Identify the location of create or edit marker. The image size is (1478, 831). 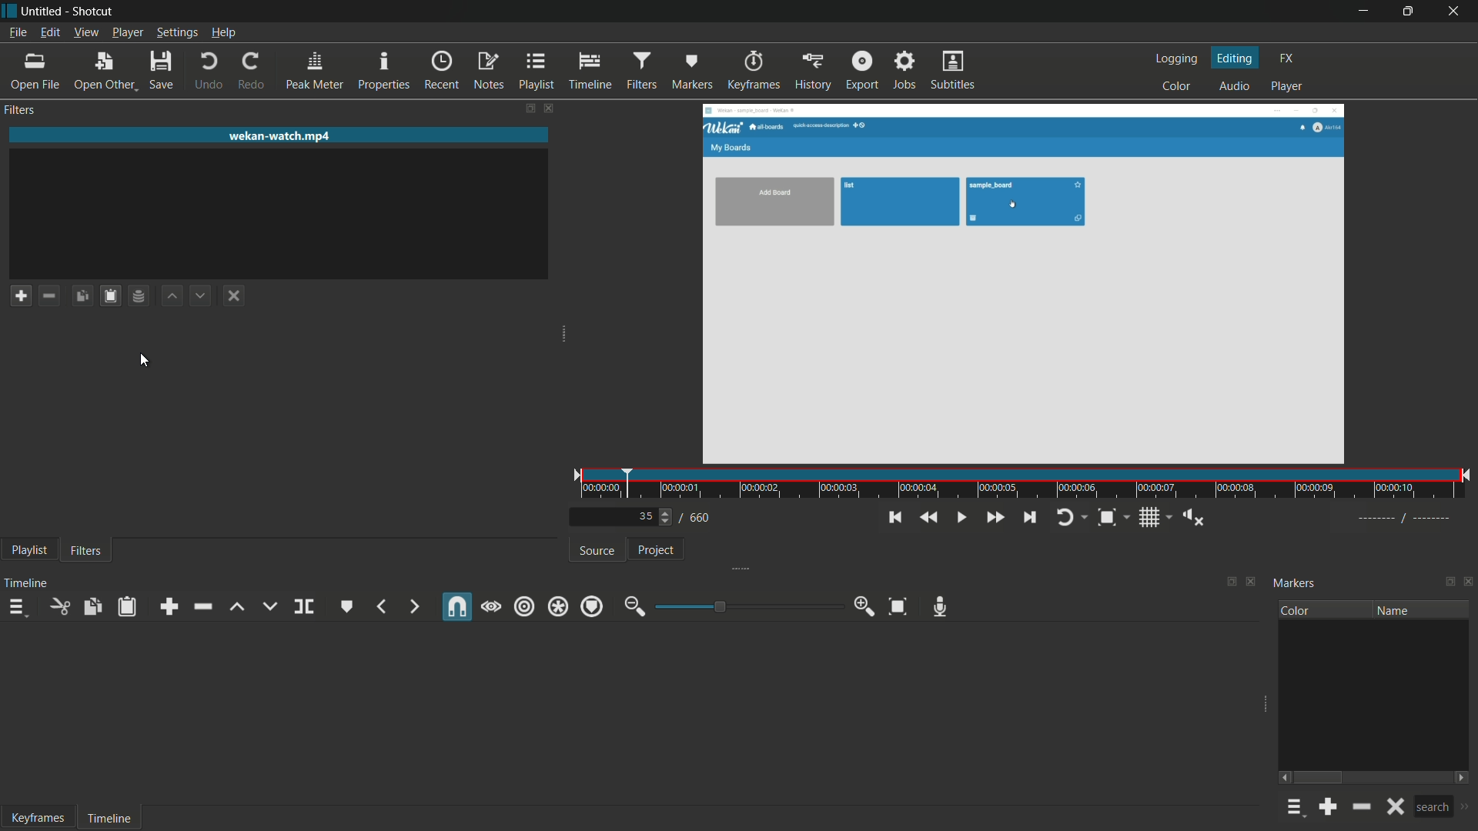
(345, 606).